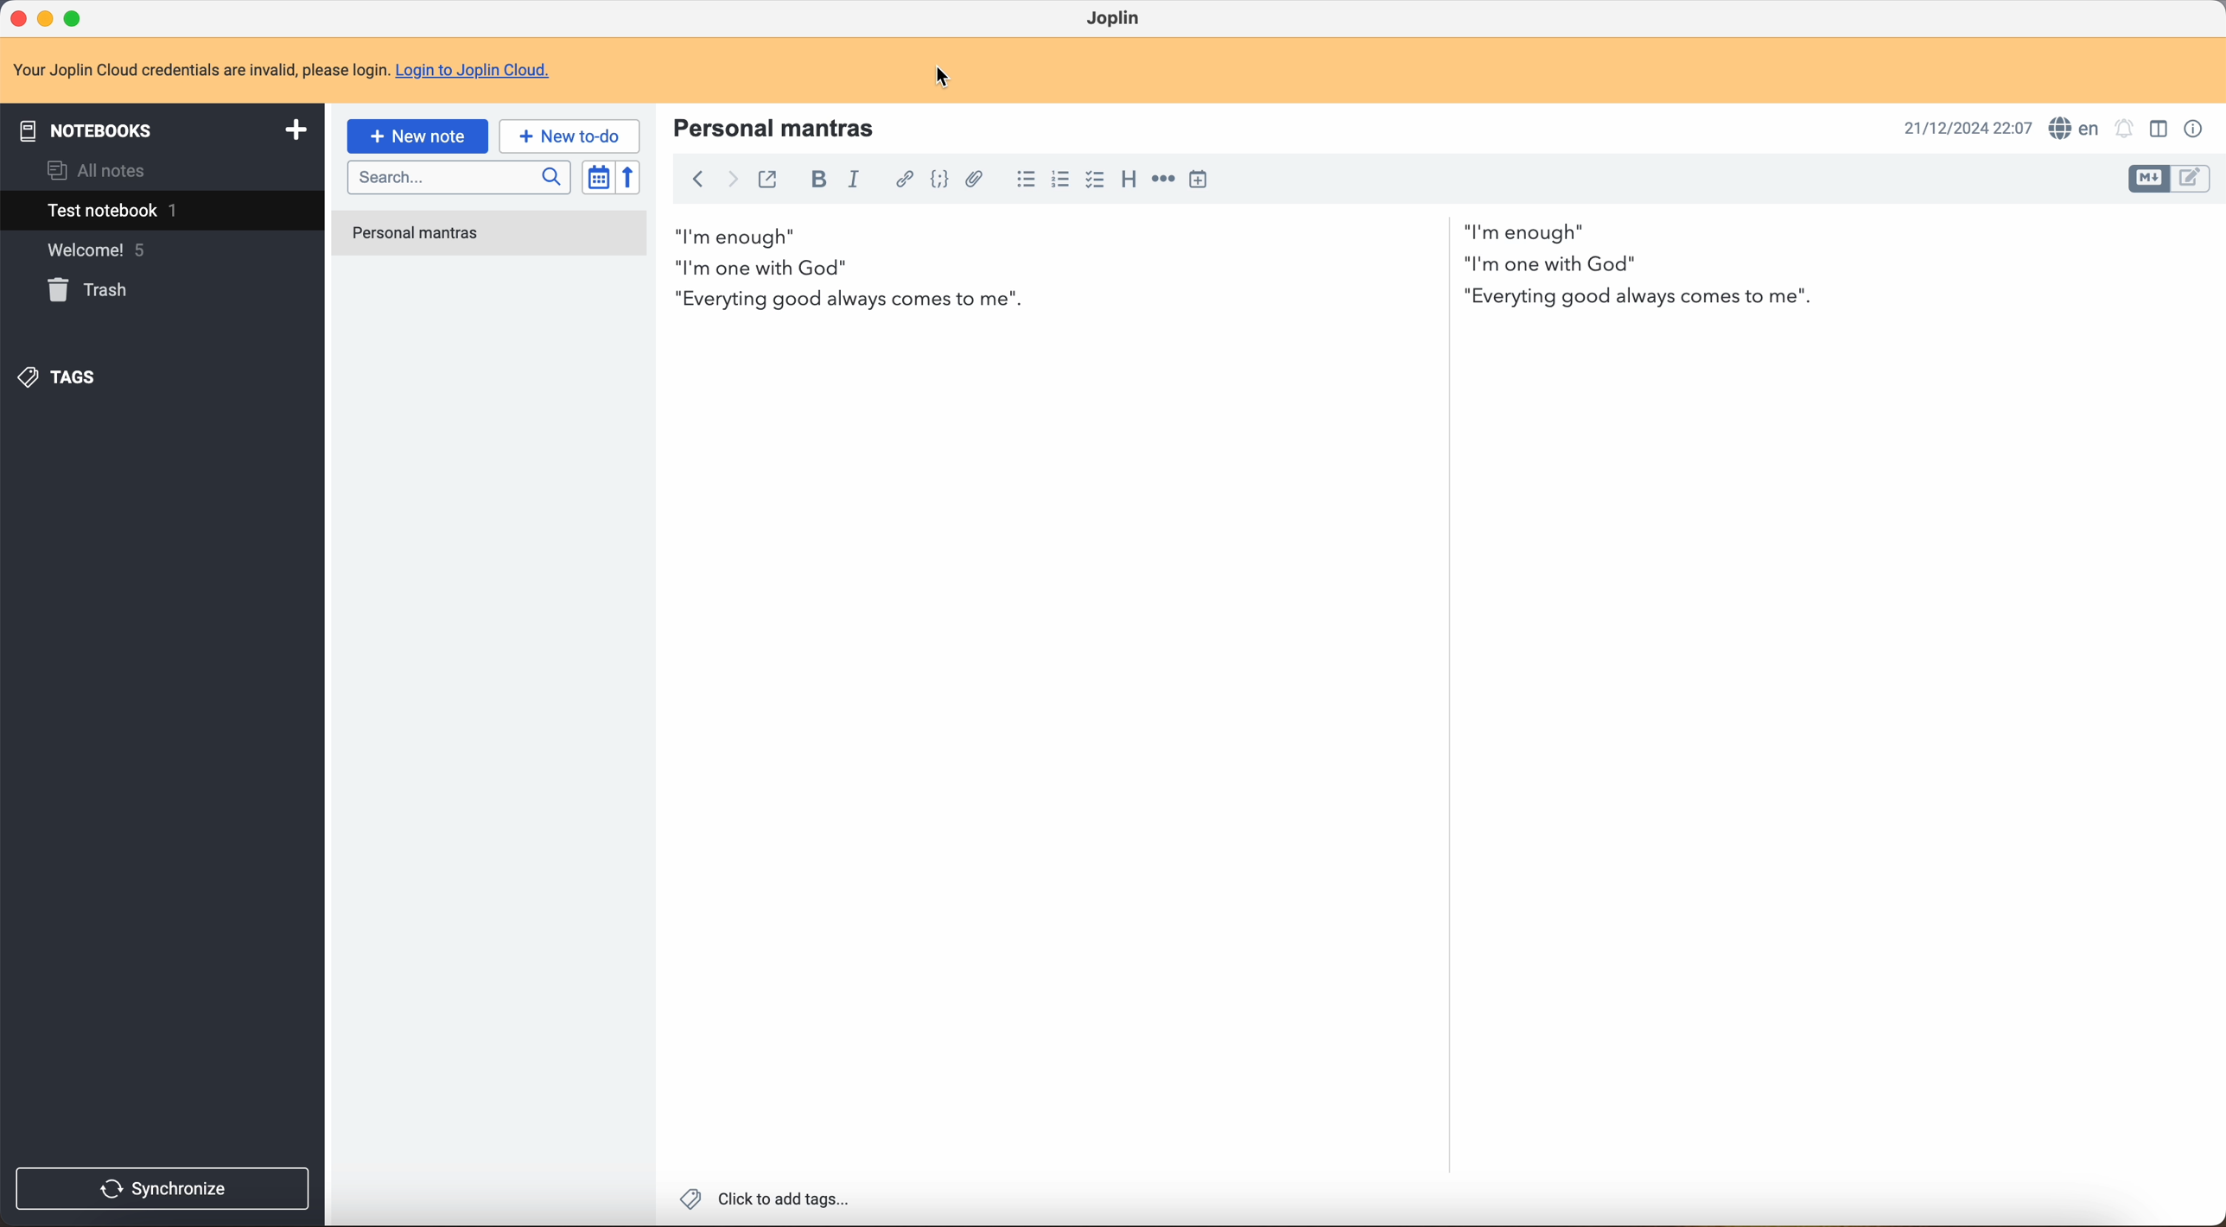  I want to click on all notes, so click(105, 172).